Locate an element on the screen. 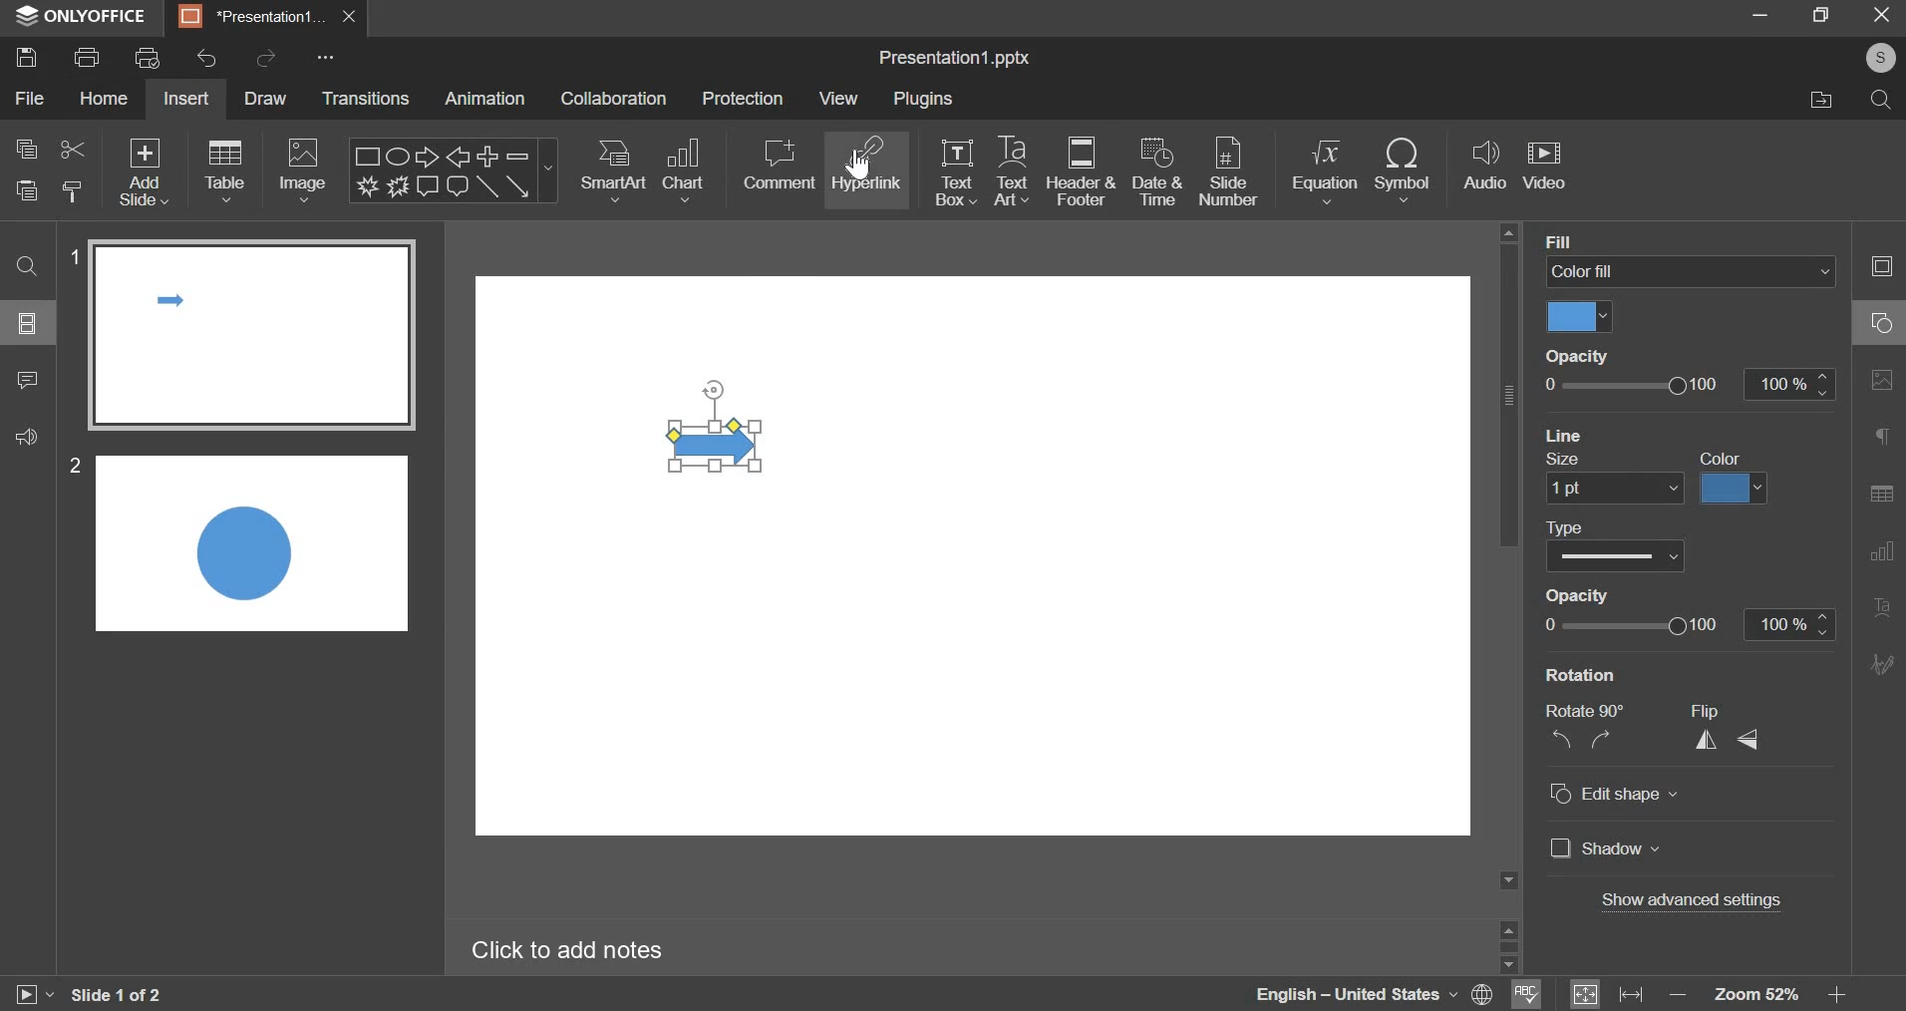 This screenshot has height=1011, width=1906. undo is located at coordinates (212, 56).